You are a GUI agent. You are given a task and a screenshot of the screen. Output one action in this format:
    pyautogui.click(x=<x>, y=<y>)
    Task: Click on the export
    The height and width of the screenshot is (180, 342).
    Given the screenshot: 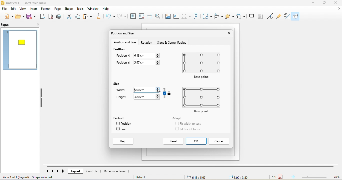 What is the action you would take?
    pyautogui.click(x=42, y=17)
    